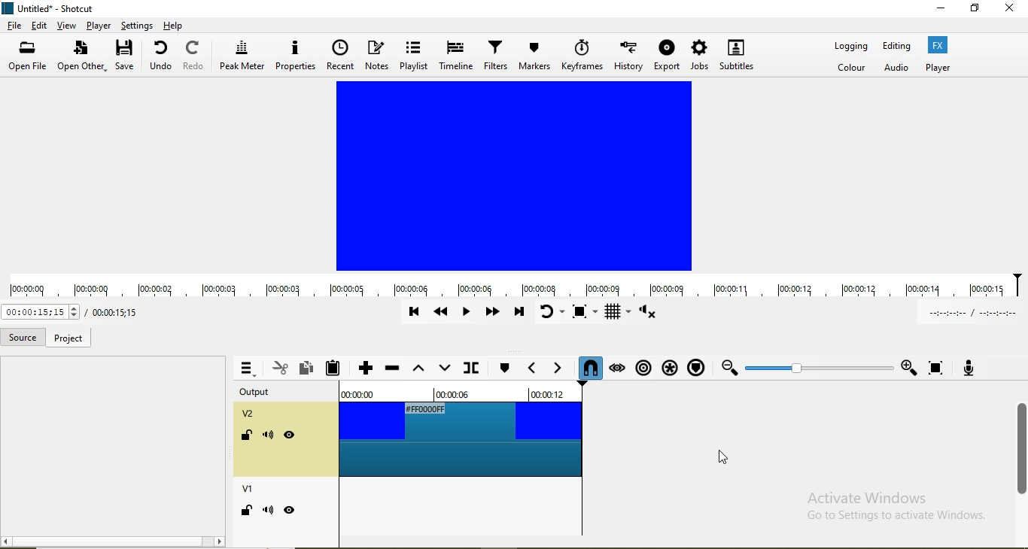 This screenshot has width=1028, height=549. I want to click on project, so click(67, 339).